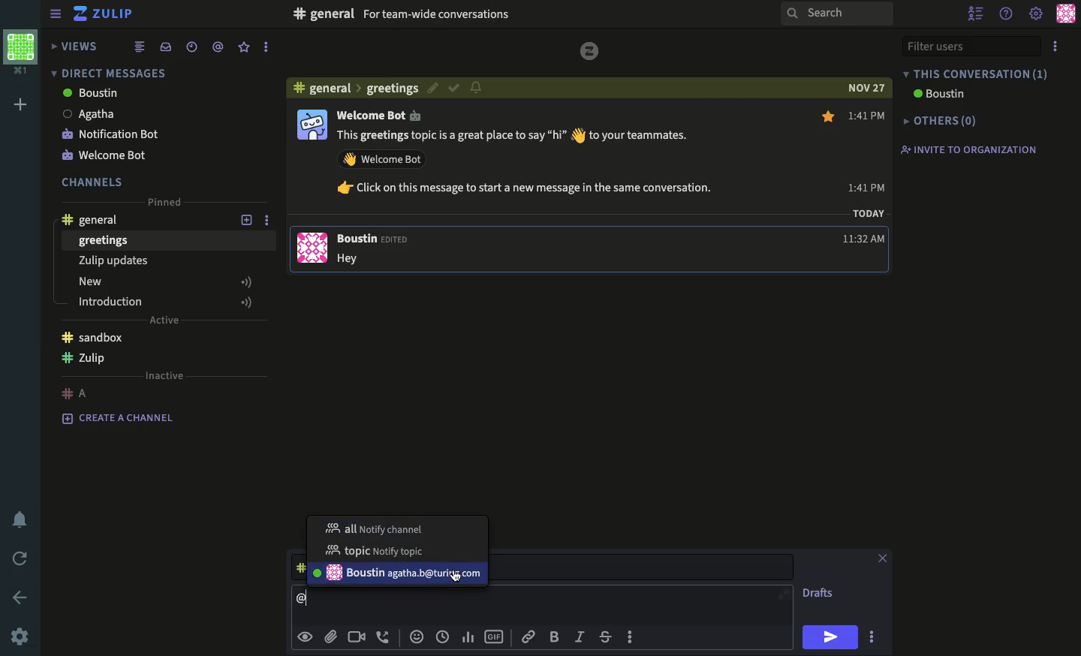 This screenshot has width=1081, height=656. What do you see at coordinates (89, 113) in the screenshot?
I see `Agatha ` at bounding box center [89, 113].